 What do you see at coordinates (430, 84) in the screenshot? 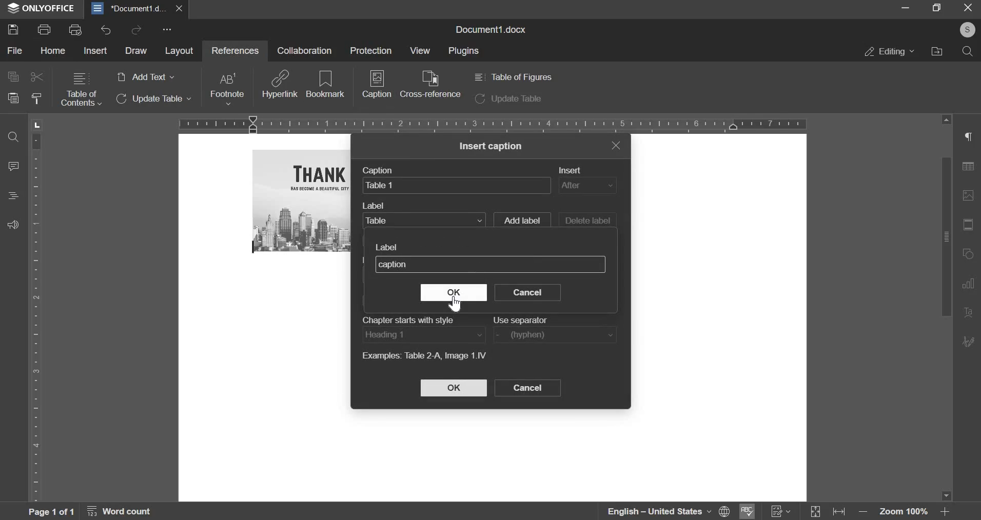
I see `cross reference` at bounding box center [430, 84].